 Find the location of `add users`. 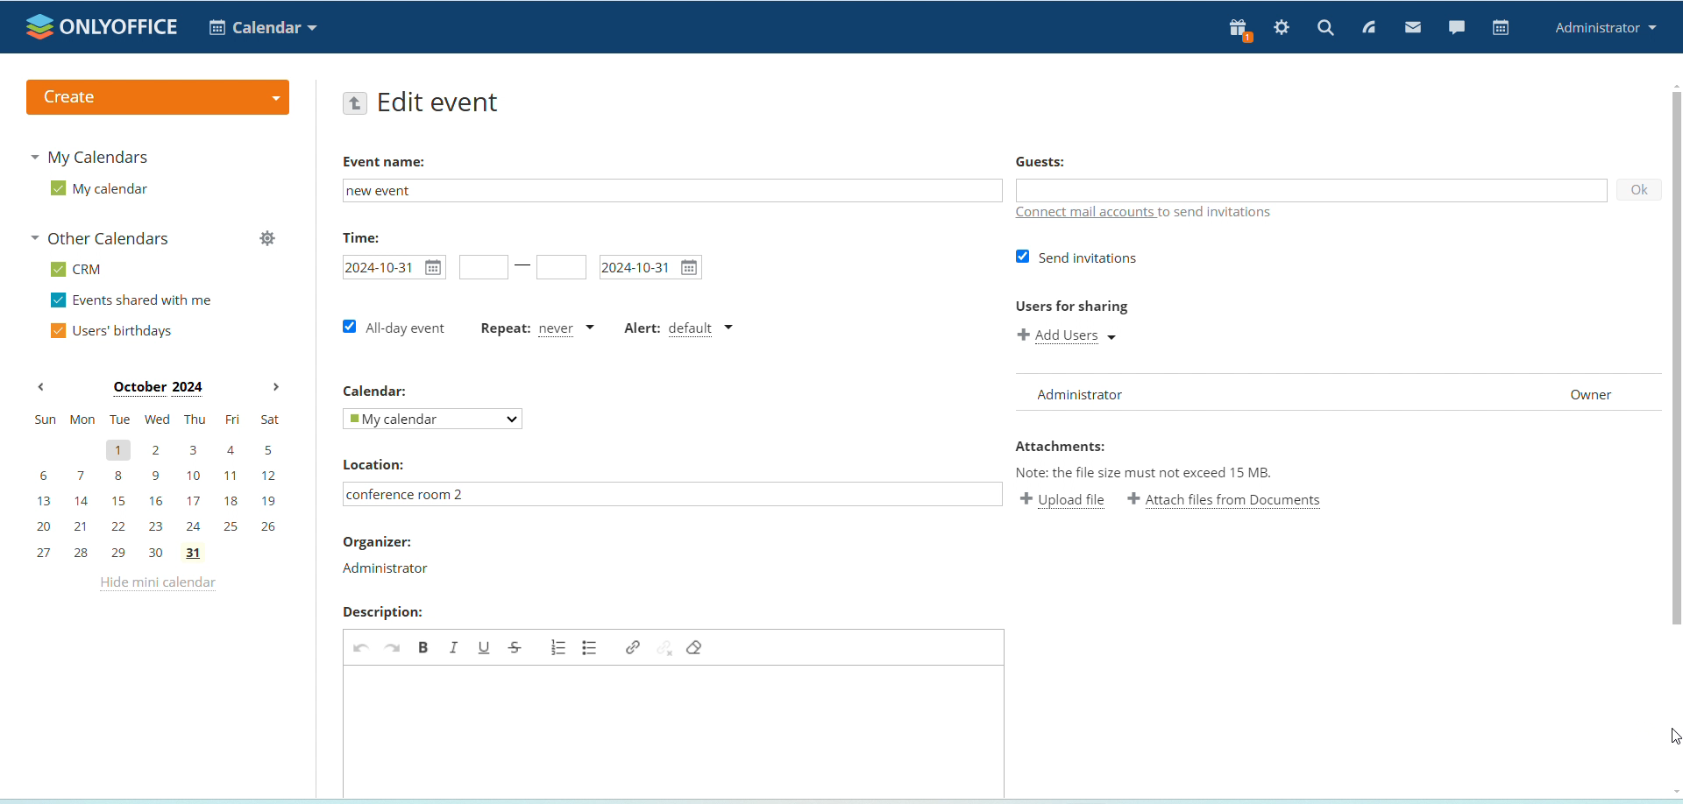

add users is located at coordinates (1073, 337).